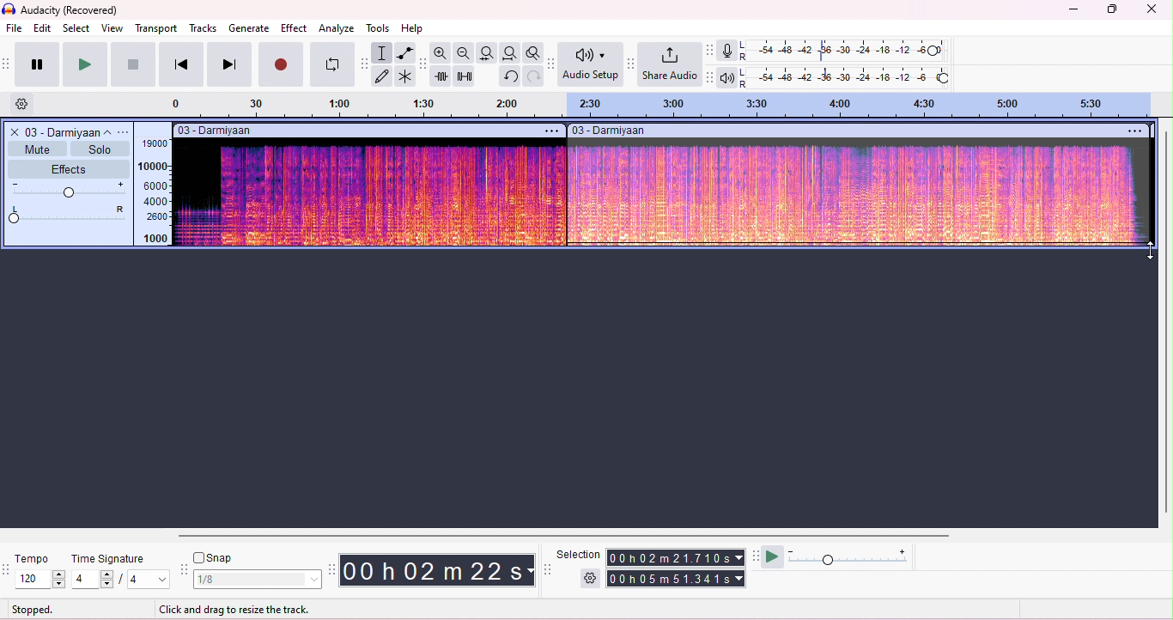 The height and width of the screenshot is (620, 1173). Describe the element at coordinates (404, 52) in the screenshot. I see `envelop` at that location.